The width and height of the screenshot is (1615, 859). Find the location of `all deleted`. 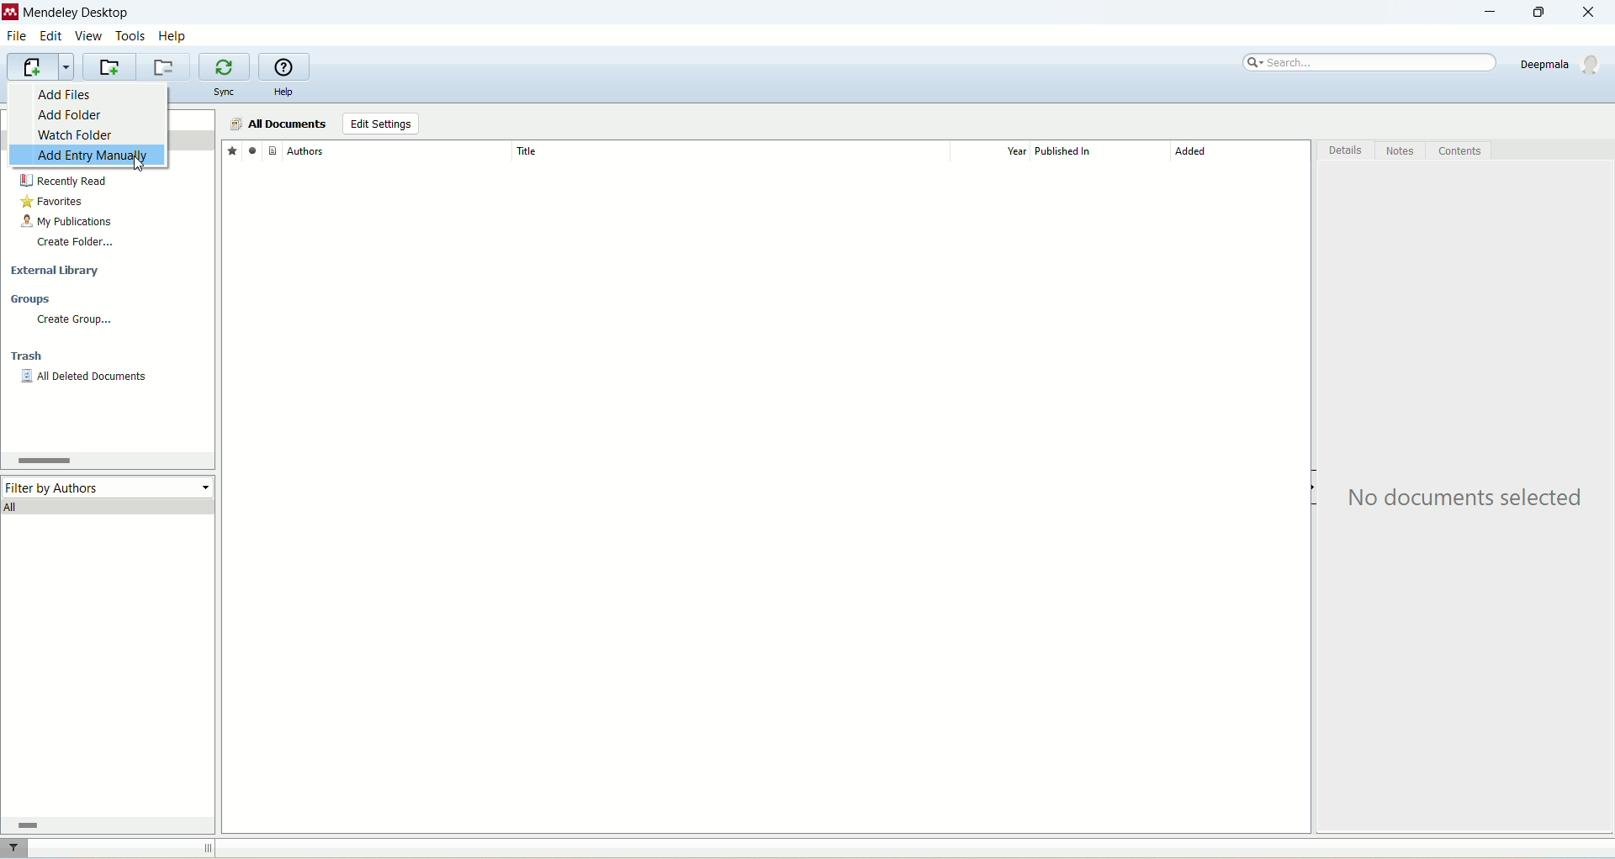

all deleted is located at coordinates (85, 378).